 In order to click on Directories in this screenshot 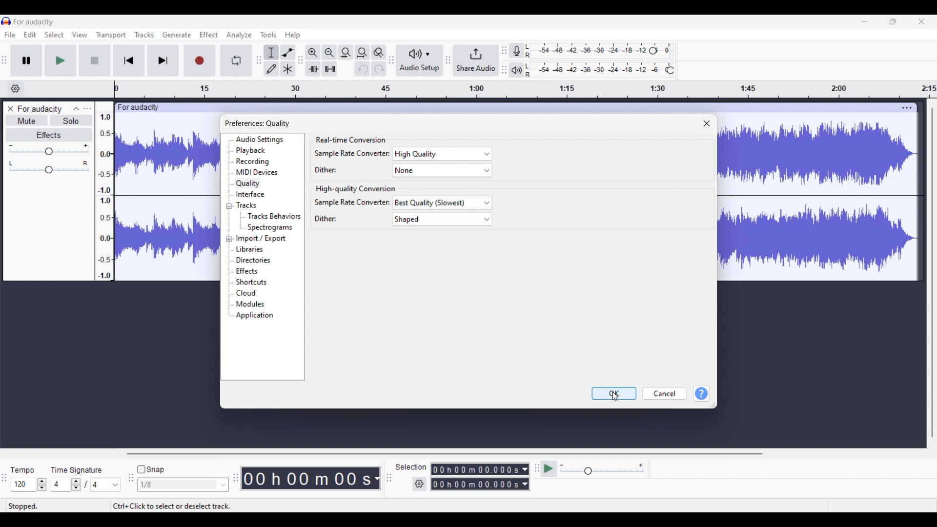, I will do `click(254, 260)`.